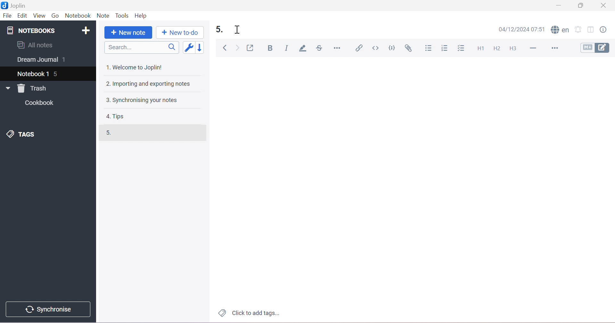 This screenshot has height=323, width=615. What do you see at coordinates (558, 6) in the screenshot?
I see `Minimize` at bounding box center [558, 6].